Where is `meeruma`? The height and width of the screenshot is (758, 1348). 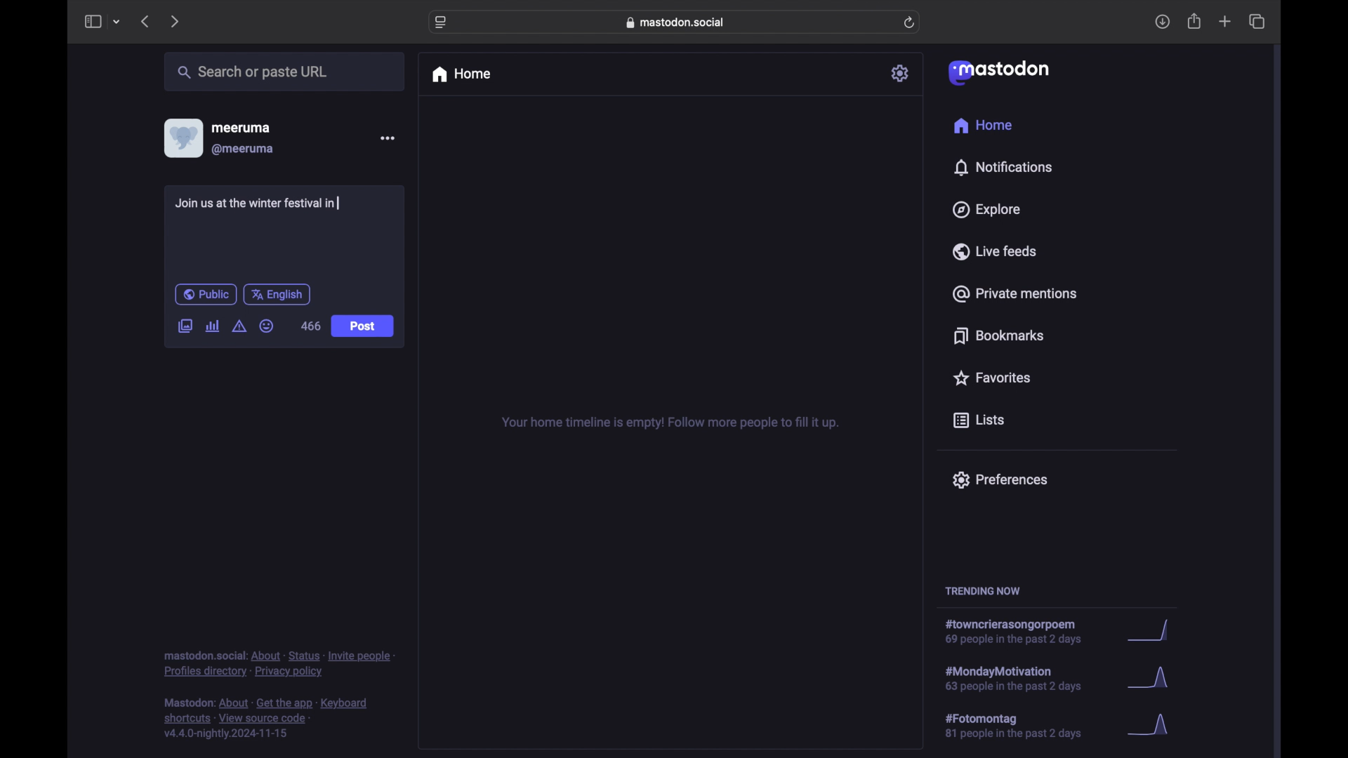
meeruma is located at coordinates (241, 127).